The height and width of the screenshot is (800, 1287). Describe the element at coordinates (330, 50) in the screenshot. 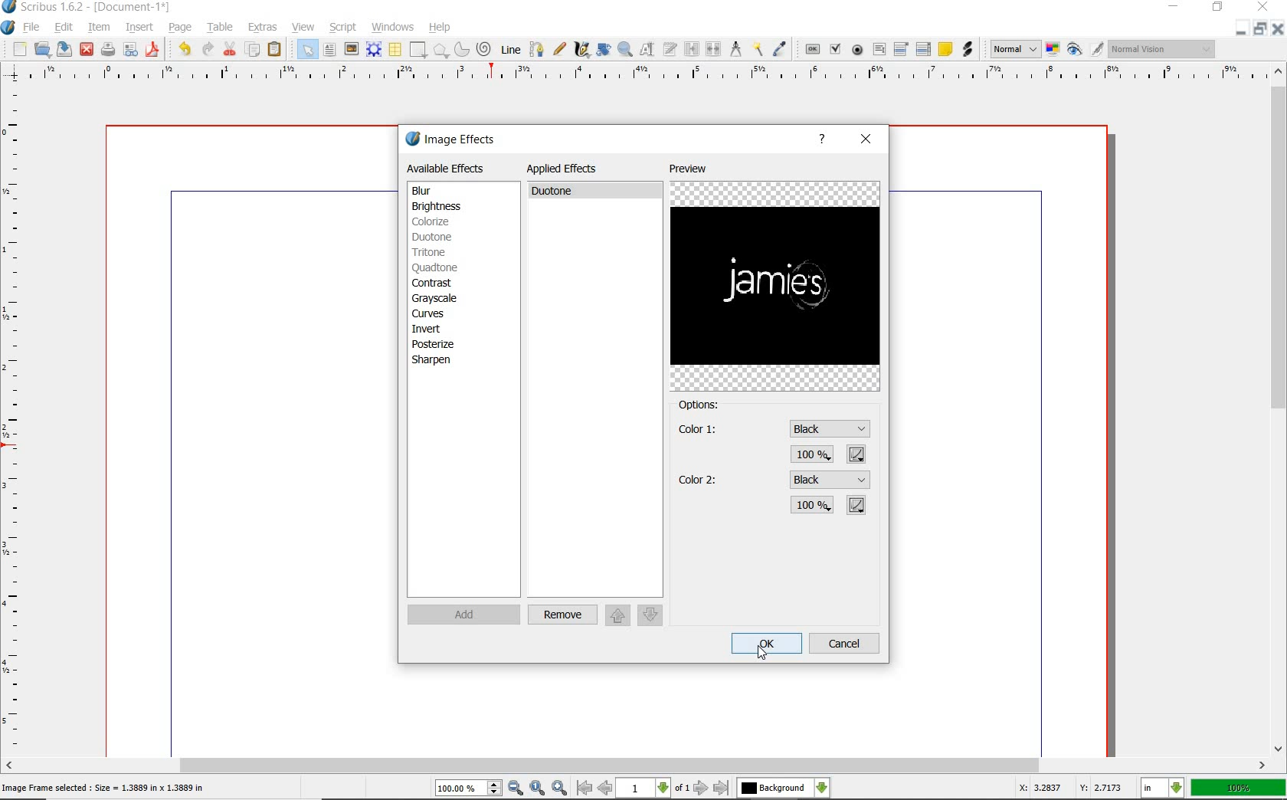

I see `text frame` at that location.